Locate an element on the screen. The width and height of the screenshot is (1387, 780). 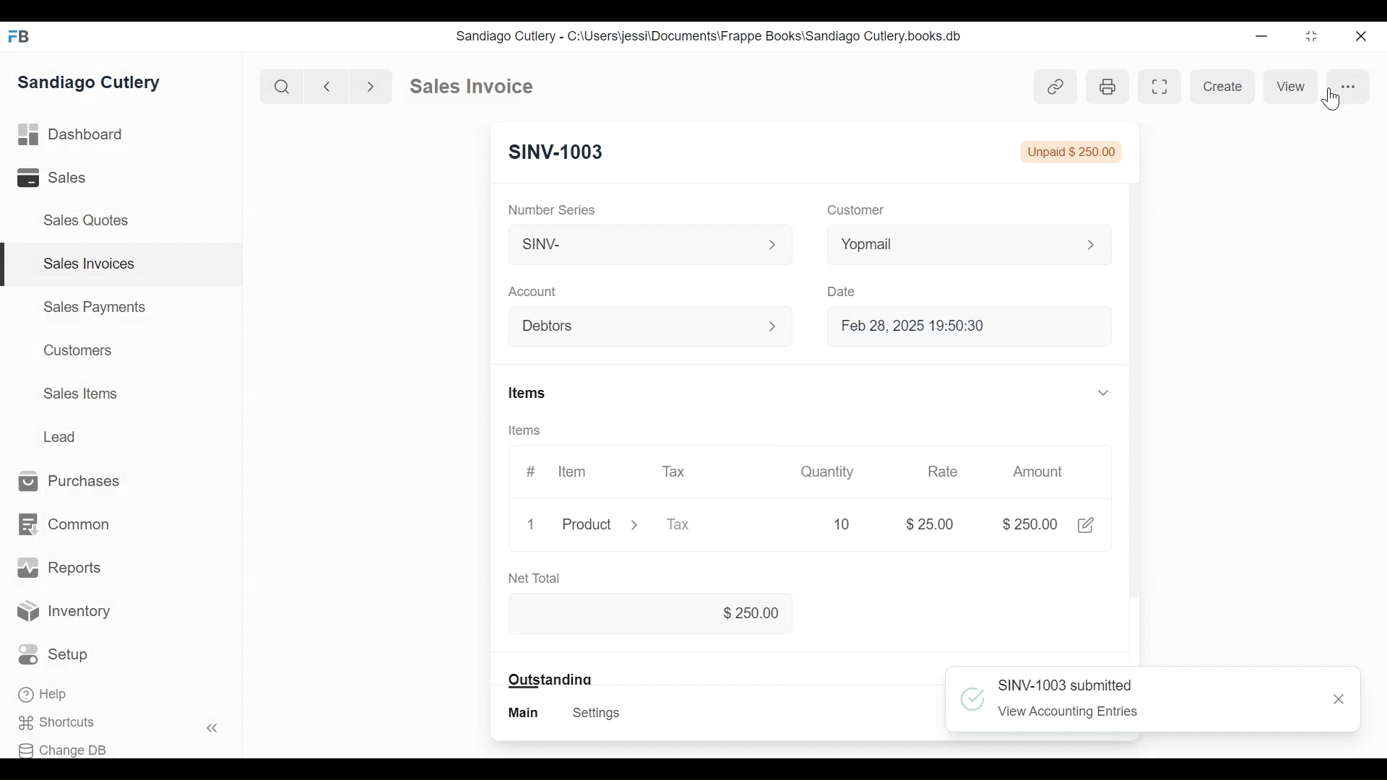
Items is located at coordinates (530, 389).